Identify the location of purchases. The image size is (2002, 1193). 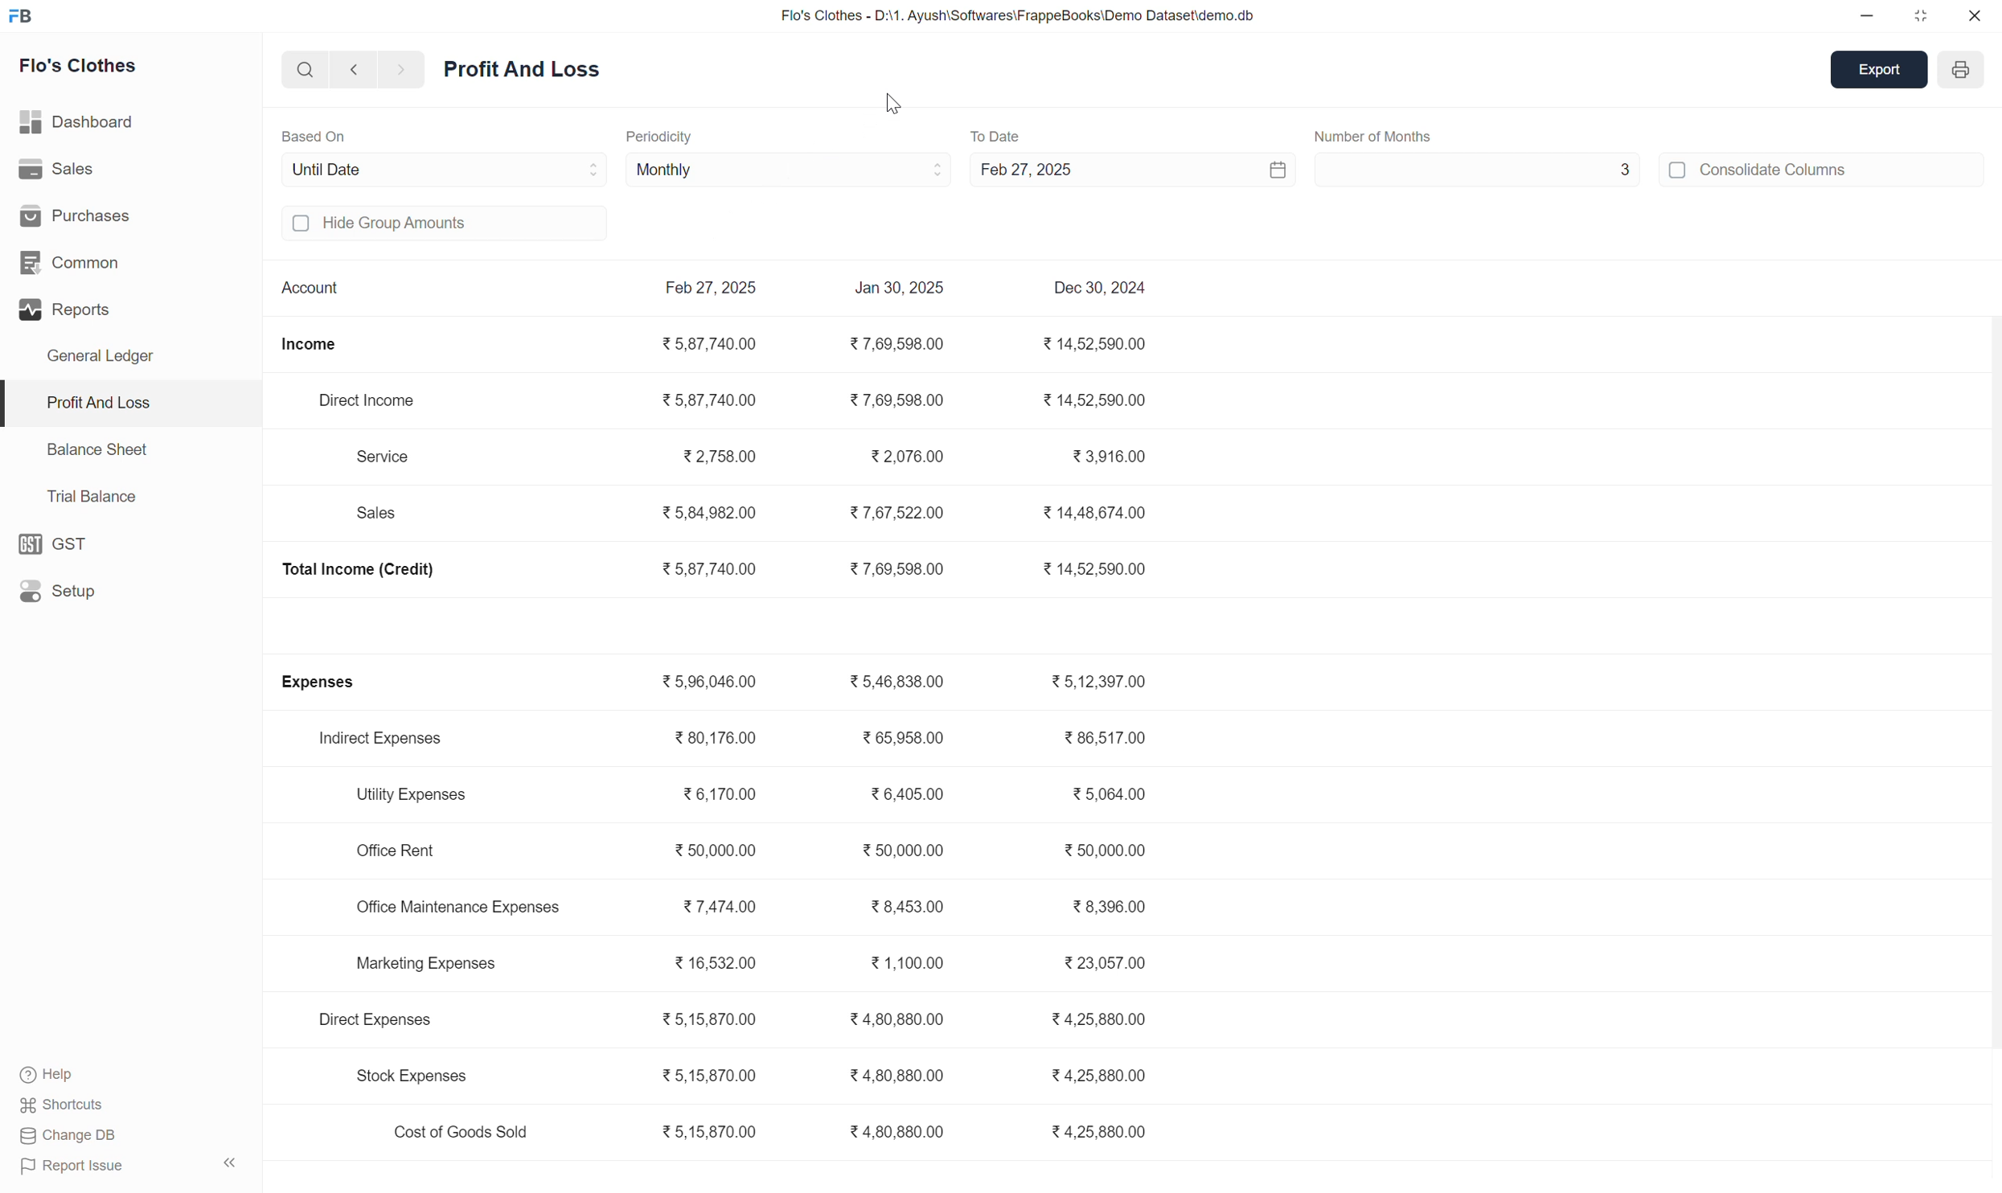
(78, 214).